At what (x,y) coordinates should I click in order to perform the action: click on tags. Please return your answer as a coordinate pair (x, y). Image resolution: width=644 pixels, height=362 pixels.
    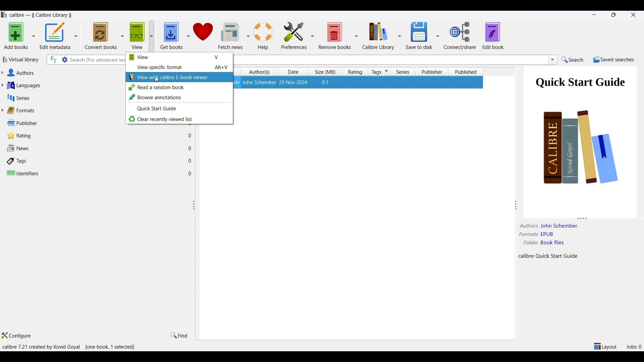
    Looking at the image, I should click on (380, 72).